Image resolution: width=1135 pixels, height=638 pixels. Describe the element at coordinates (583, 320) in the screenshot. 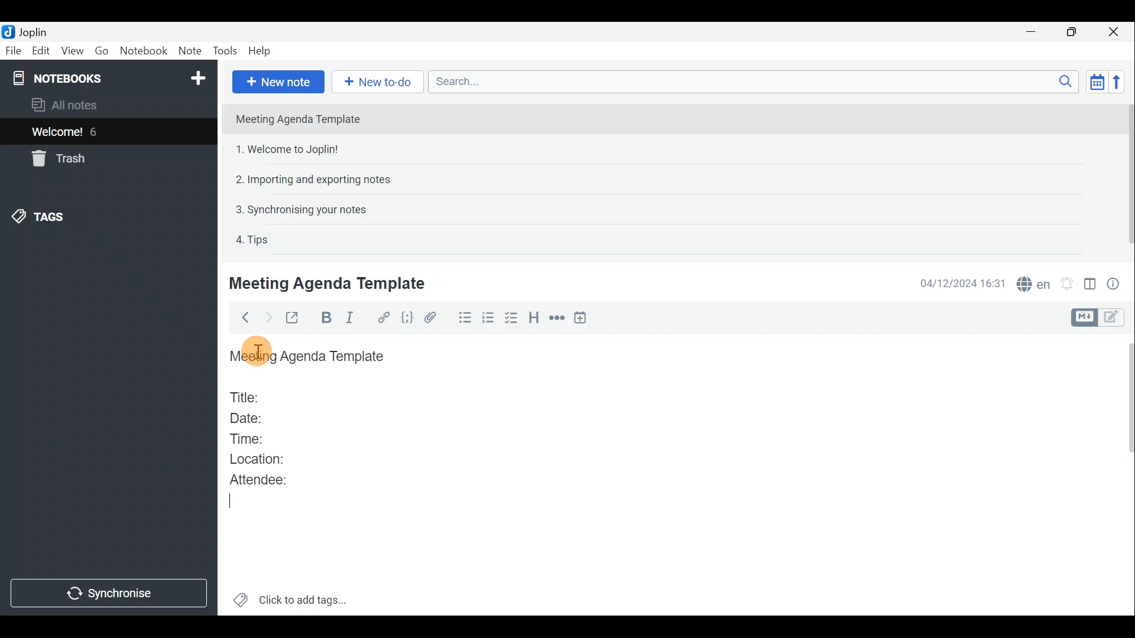

I see `Insert time` at that location.